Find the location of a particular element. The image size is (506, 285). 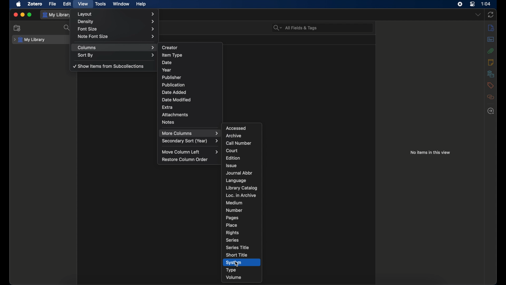

sync is located at coordinates (491, 15).